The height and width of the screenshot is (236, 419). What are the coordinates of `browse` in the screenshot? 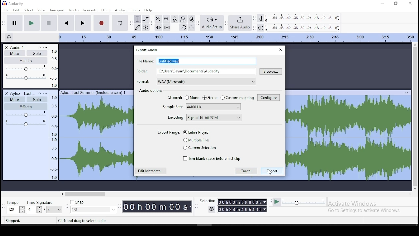 It's located at (271, 71).